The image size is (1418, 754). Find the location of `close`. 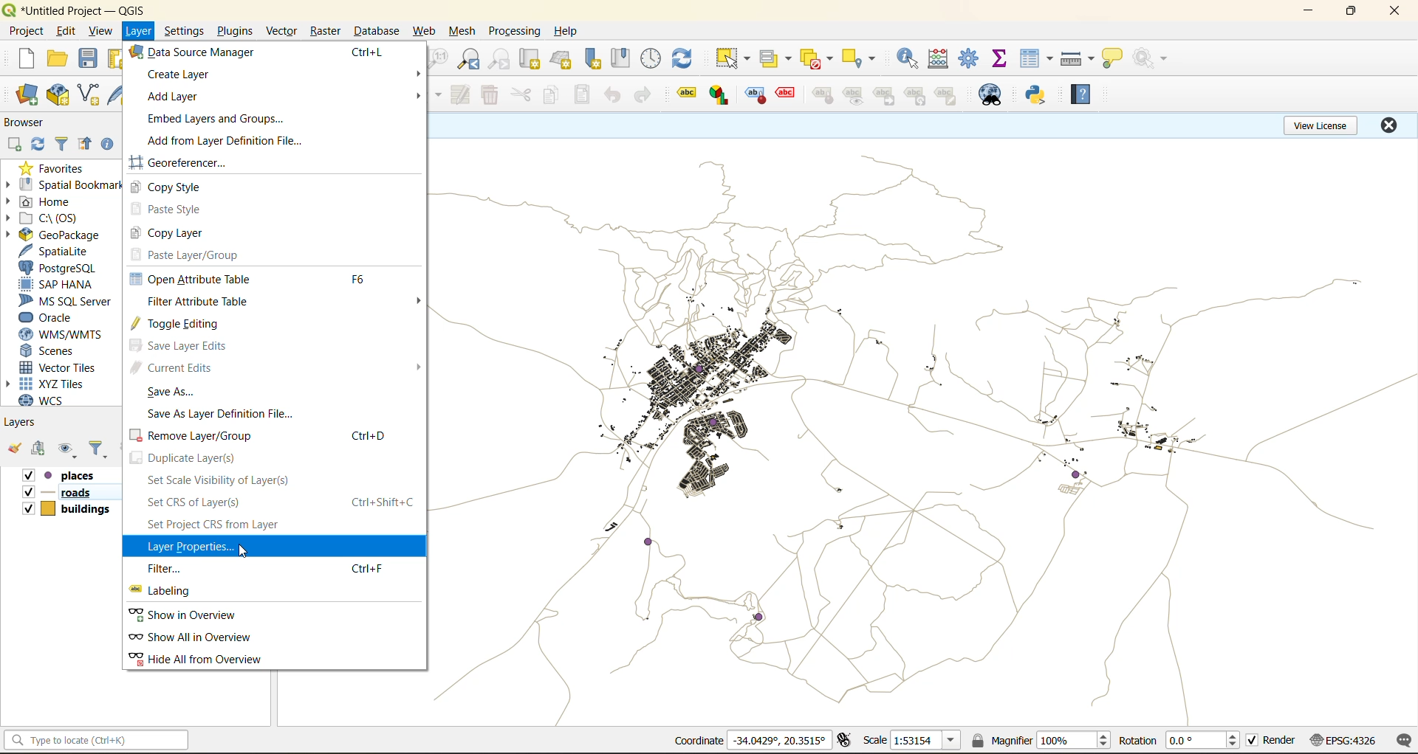

close is located at coordinates (1391, 13).